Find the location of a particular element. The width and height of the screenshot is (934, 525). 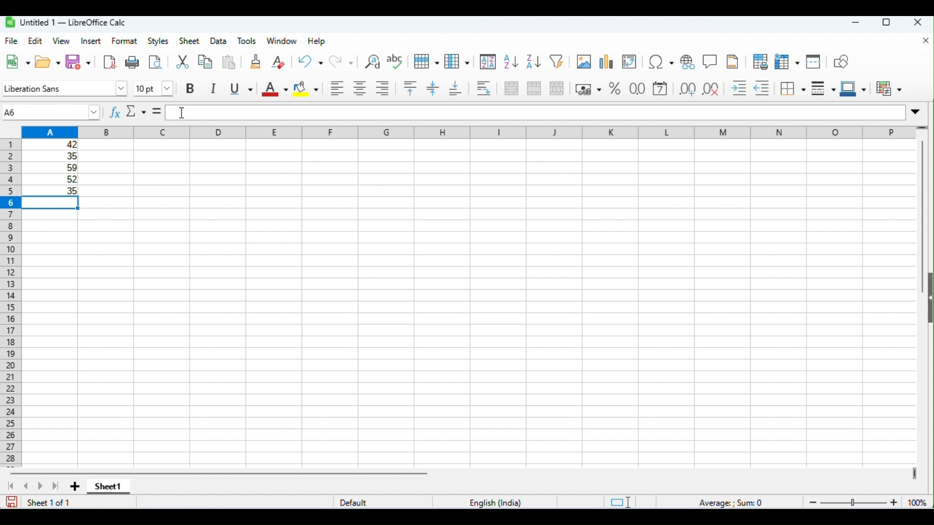

font size is located at coordinates (154, 88).